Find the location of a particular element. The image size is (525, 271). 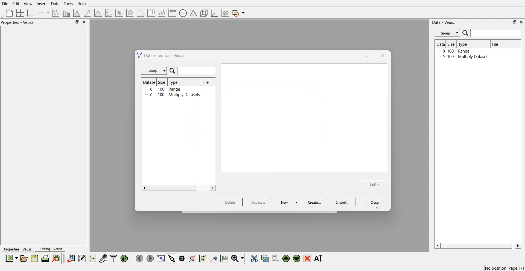

Type is located at coordinates (472, 44).